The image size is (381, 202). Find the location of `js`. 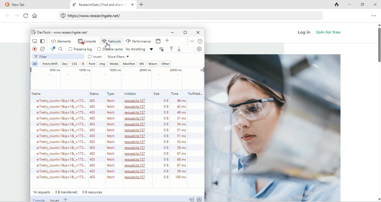

js is located at coordinates (84, 64).